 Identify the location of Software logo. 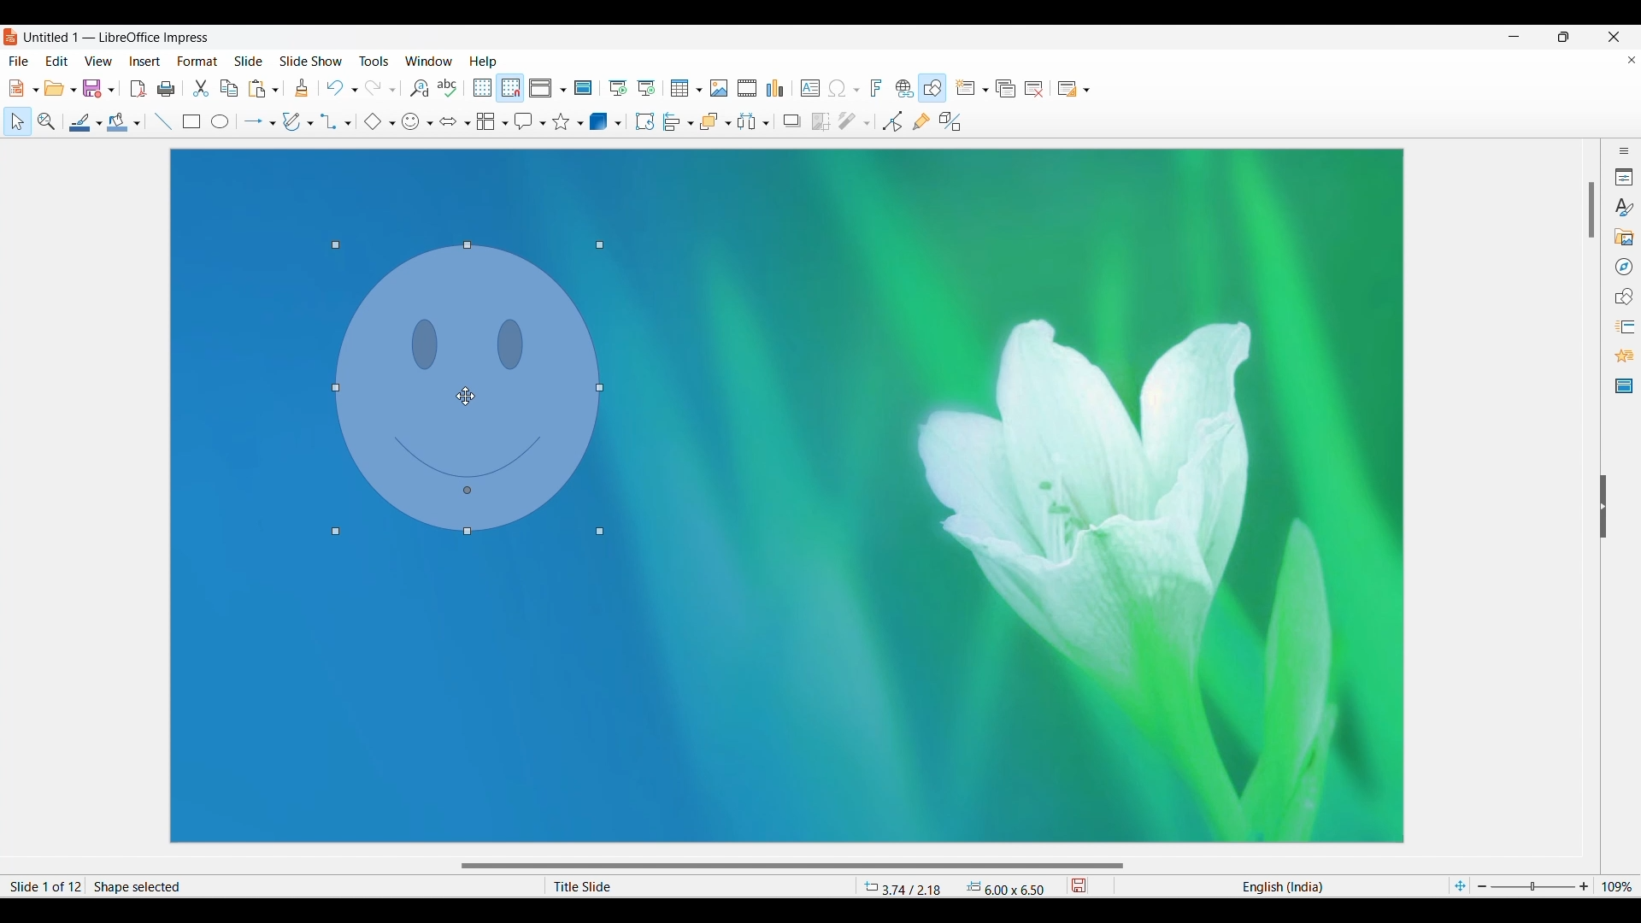
(11, 37).